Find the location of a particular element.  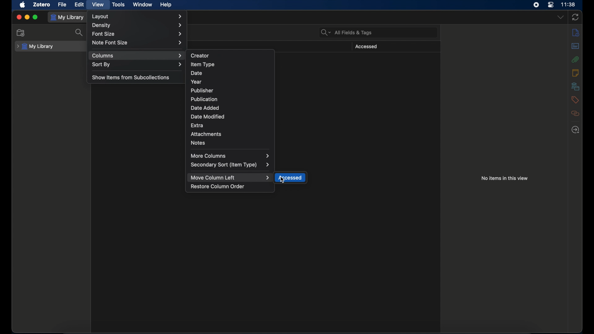

maximize is located at coordinates (35, 17).